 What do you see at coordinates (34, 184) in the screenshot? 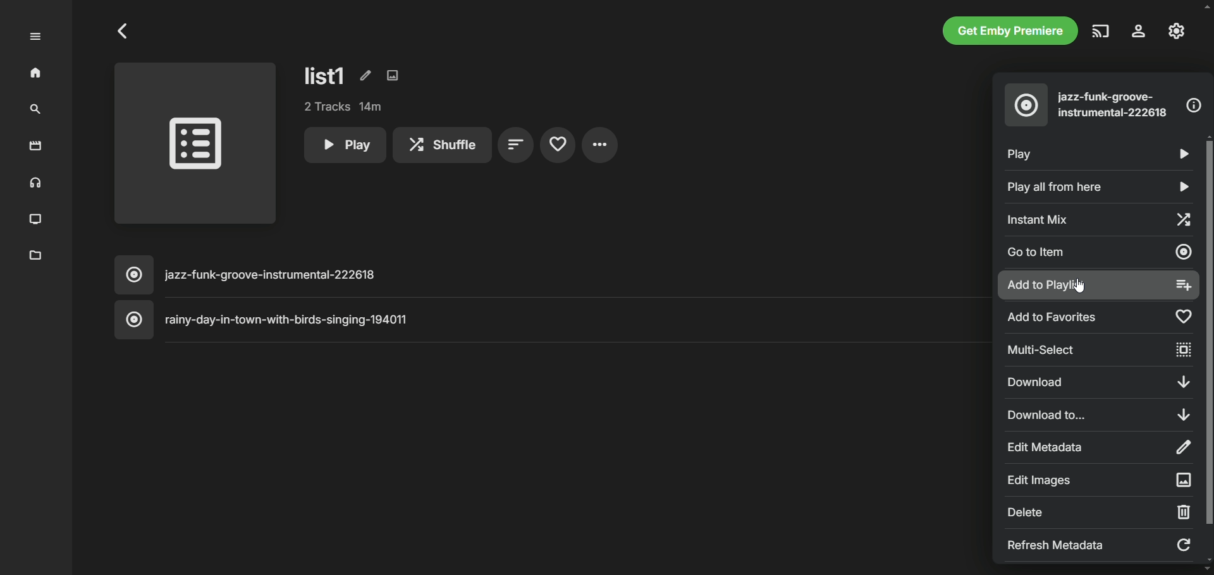
I see `music` at bounding box center [34, 184].